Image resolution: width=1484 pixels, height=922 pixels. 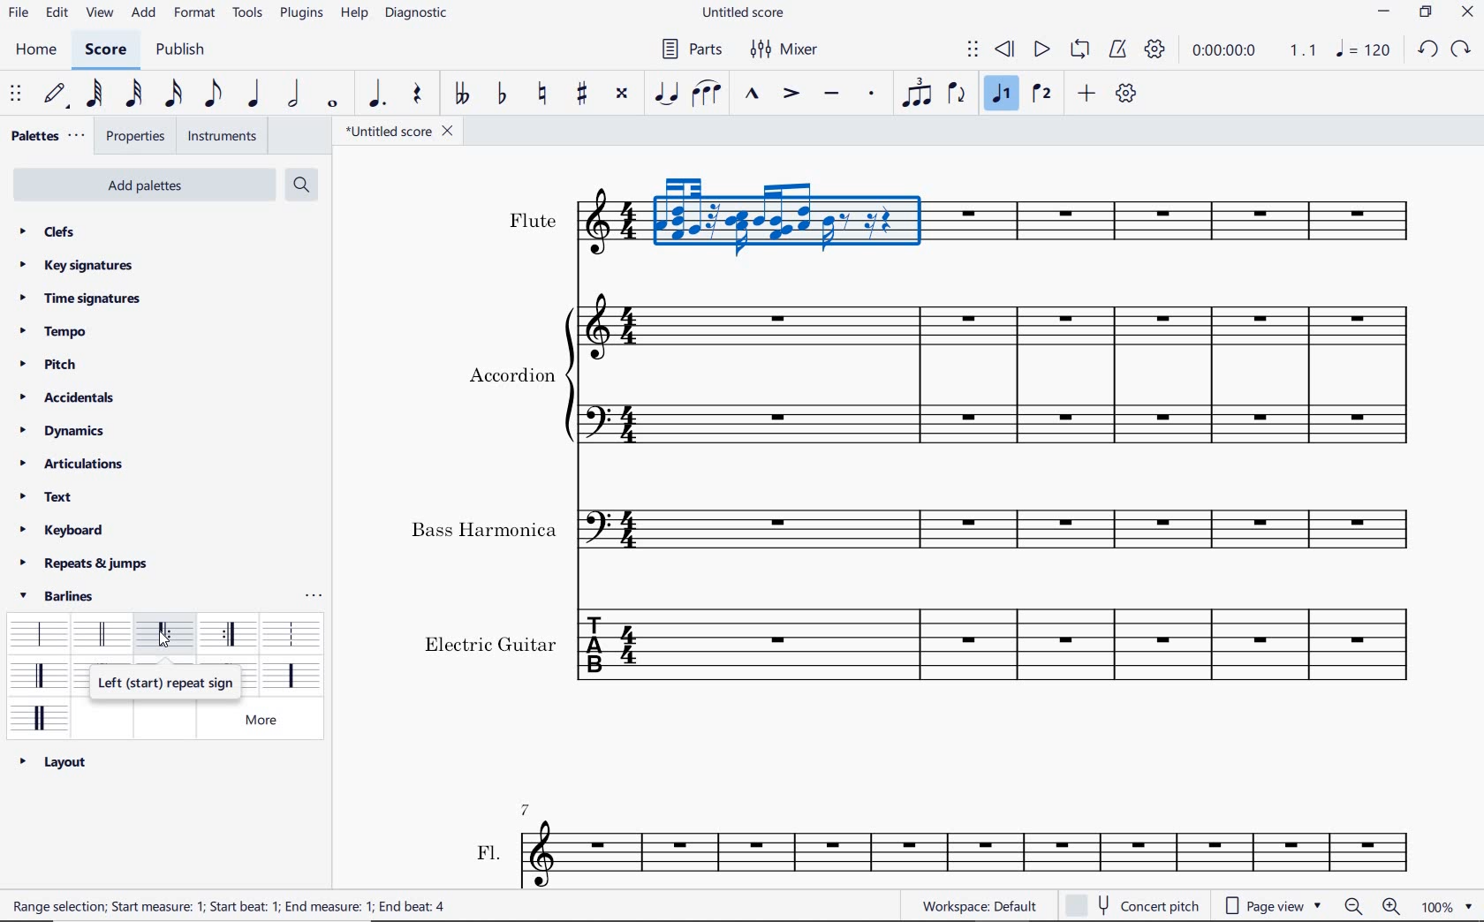 What do you see at coordinates (918, 94) in the screenshot?
I see `tuplet` at bounding box center [918, 94].